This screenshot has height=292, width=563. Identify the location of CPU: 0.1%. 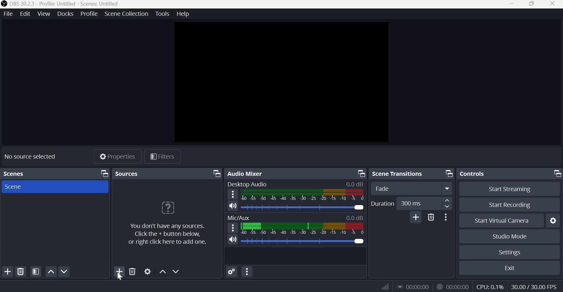
(491, 286).